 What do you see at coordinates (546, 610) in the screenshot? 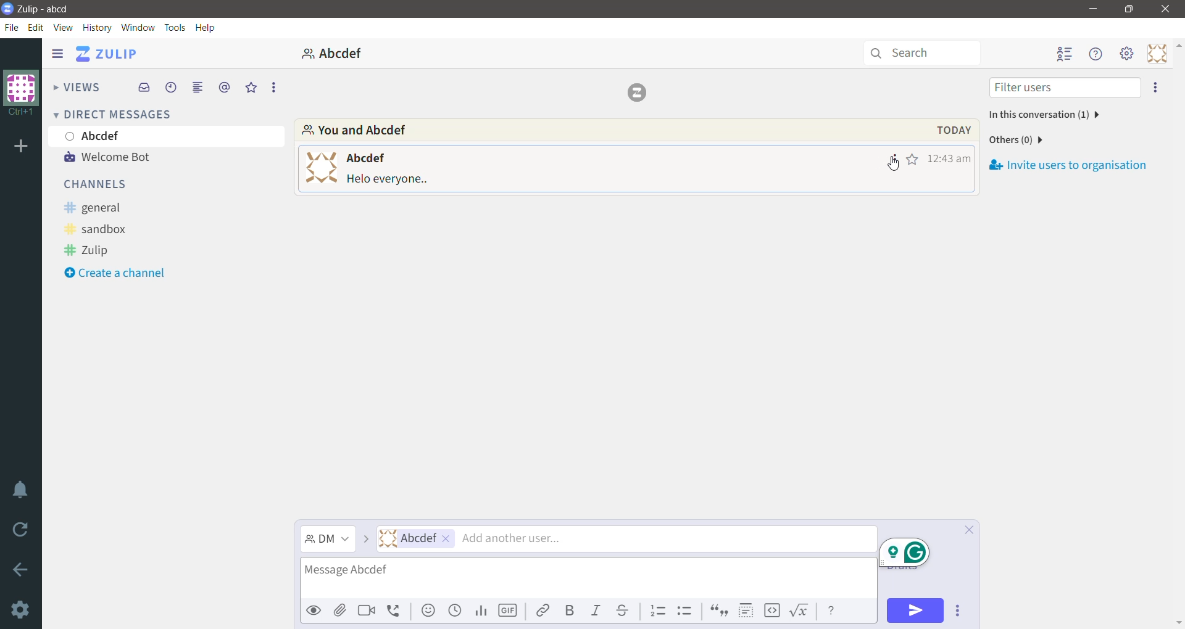
I see `` at bounding box center [546, 610].